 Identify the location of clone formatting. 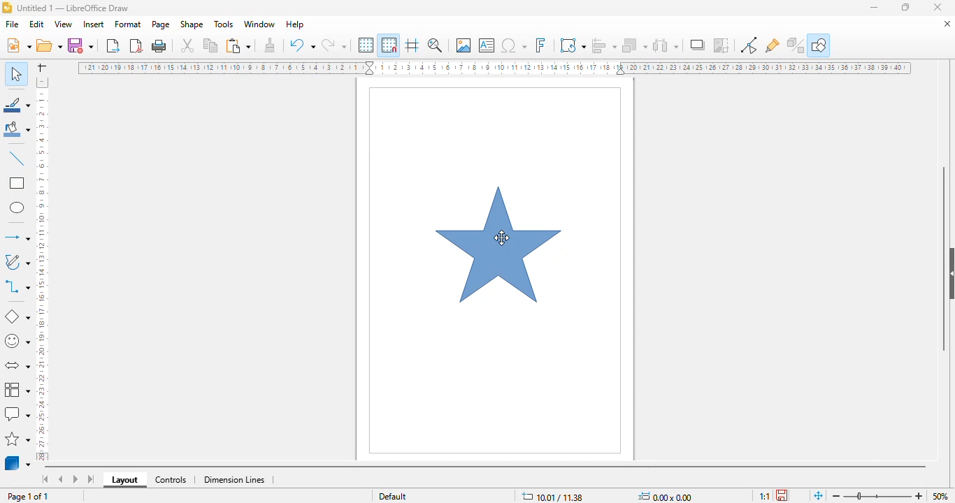
(269, 45).